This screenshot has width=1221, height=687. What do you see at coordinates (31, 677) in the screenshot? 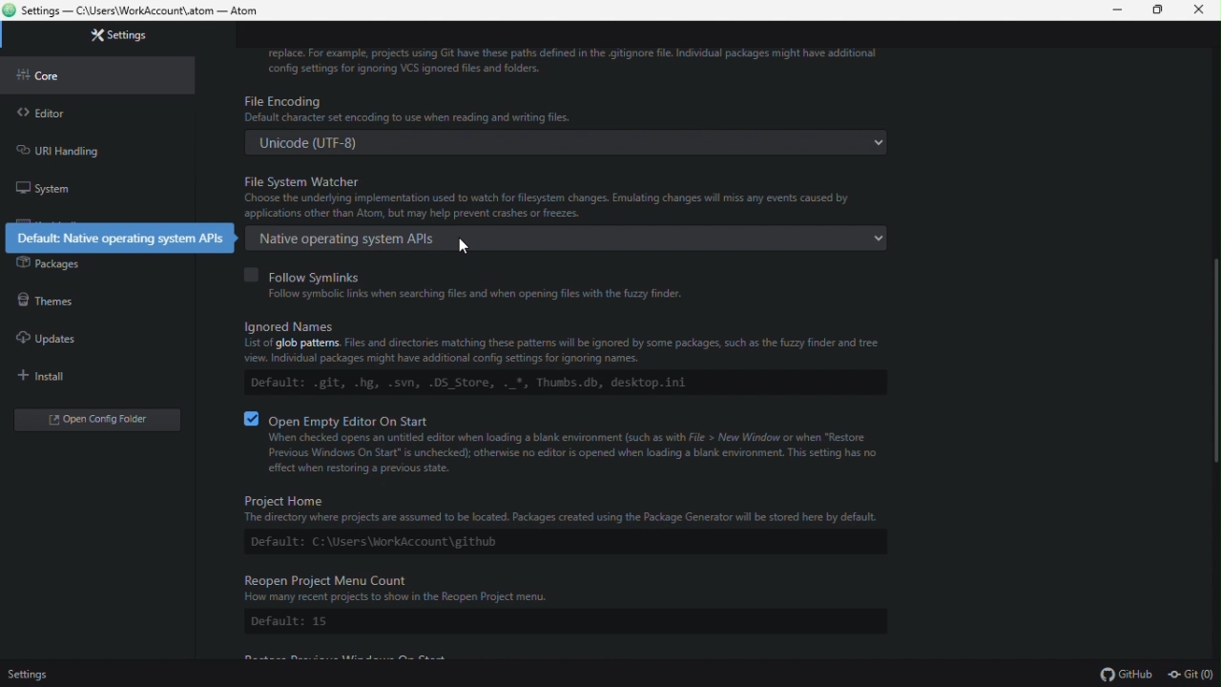
I see `Settings` at bounding box center [31, 677].